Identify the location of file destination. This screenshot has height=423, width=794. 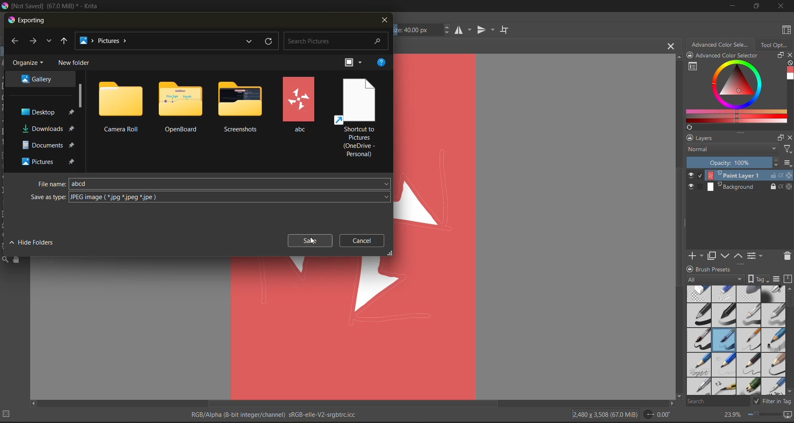
(48, 129).